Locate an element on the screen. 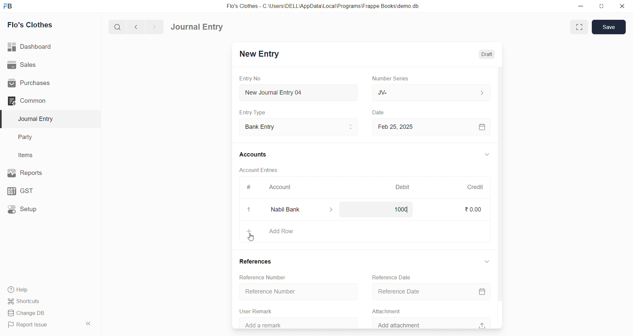 Image resolution: width=633 pixels, height=336 pixels. search is located at coordinates (119, 26).